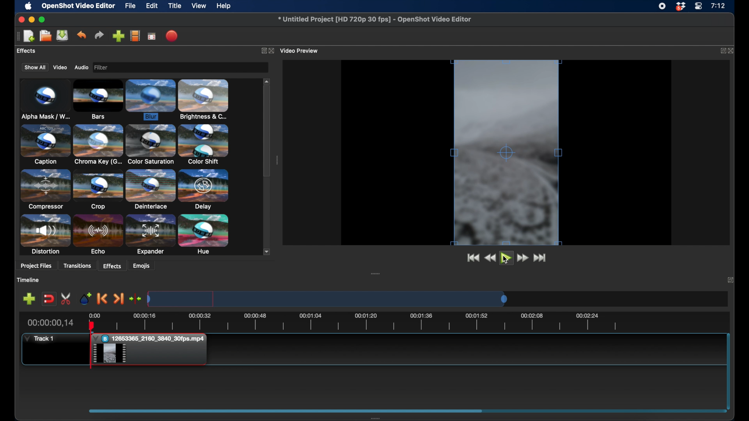 The height and width of the screenshot is (421, 749). Describe the element at coordinates (152, 36) in the screenshot. I see `fullscreen` at that location.